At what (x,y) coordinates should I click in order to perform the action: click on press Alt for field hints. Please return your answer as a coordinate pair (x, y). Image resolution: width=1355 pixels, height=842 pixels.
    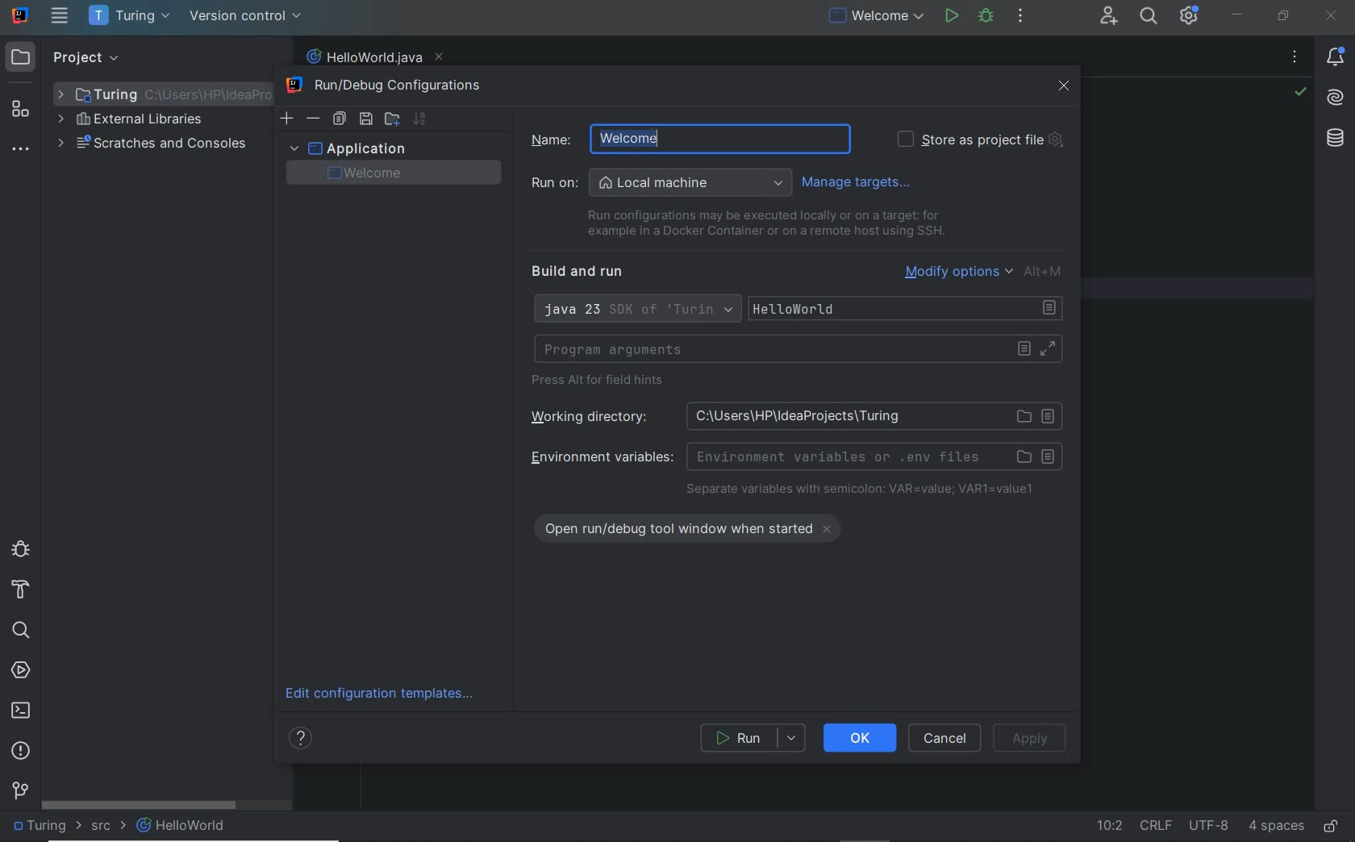
    Looking at the image, I should click on (602, 382).